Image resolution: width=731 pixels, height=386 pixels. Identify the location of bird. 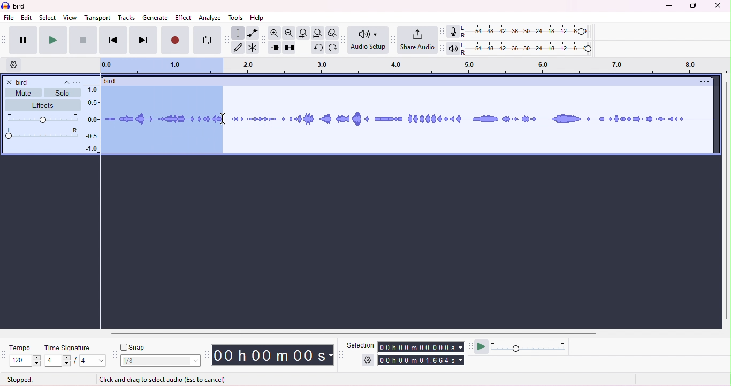
(20, 7).